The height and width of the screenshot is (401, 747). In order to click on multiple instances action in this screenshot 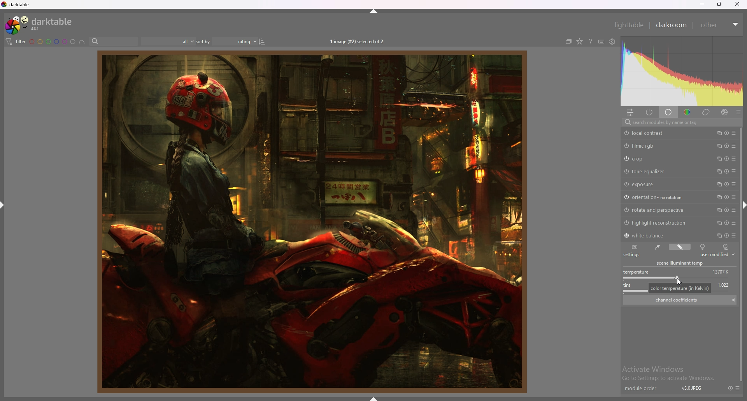, I will do `click(719, 145)`.